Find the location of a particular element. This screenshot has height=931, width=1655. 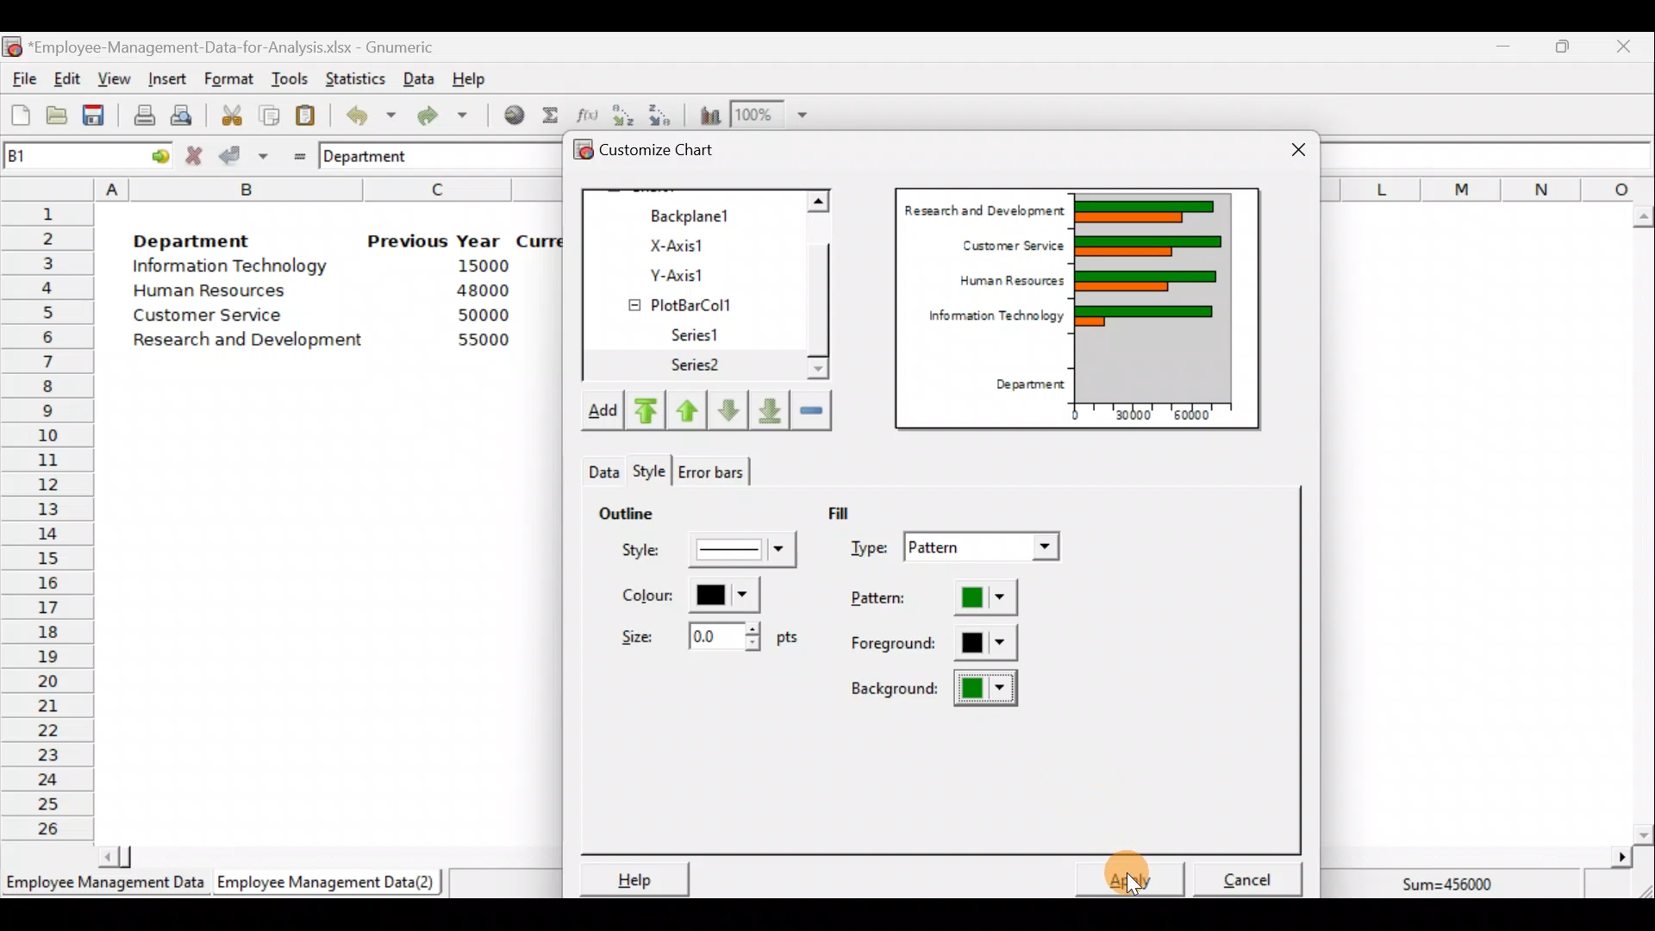

Insert a chart is located at coordinates (706, 115).